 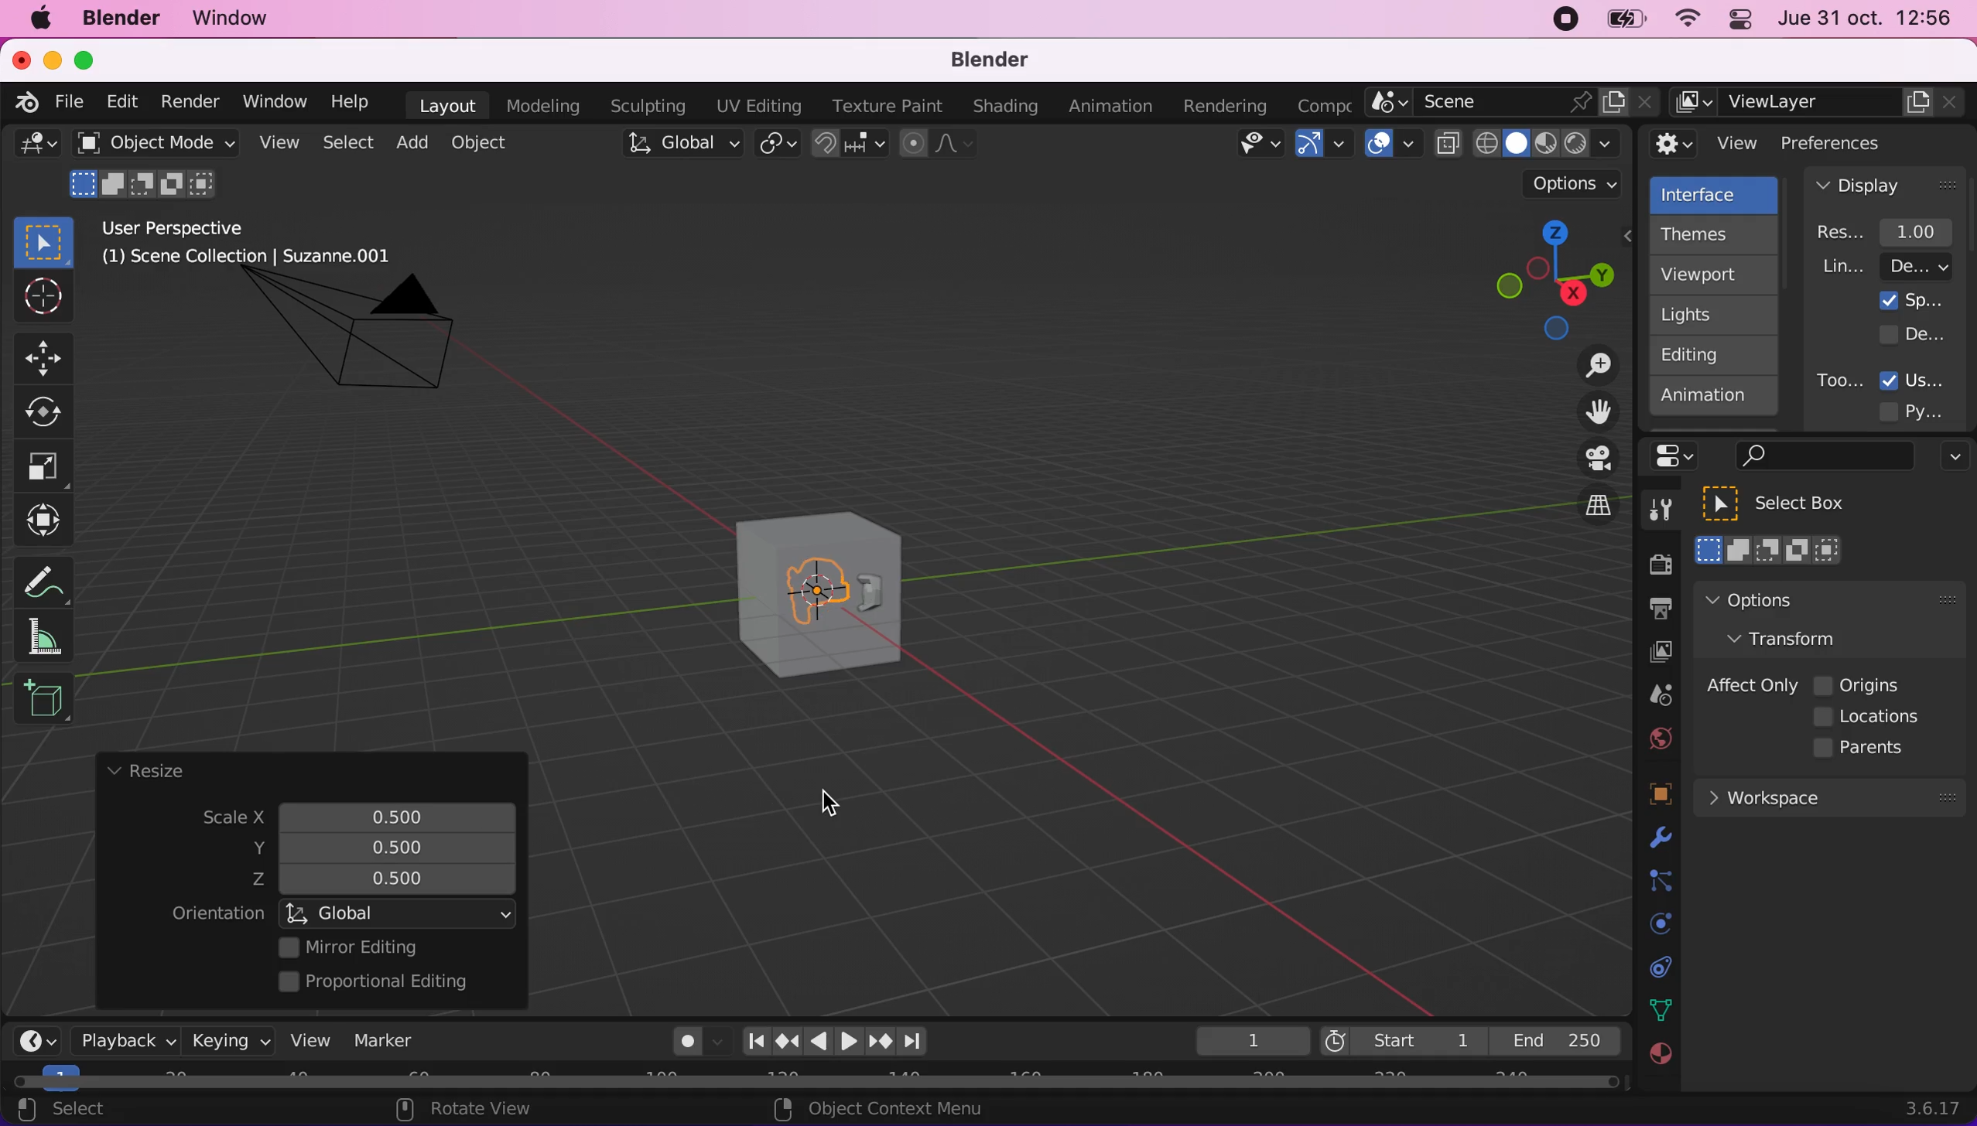 I want to click on constraints, so click(x=1658, y=882).